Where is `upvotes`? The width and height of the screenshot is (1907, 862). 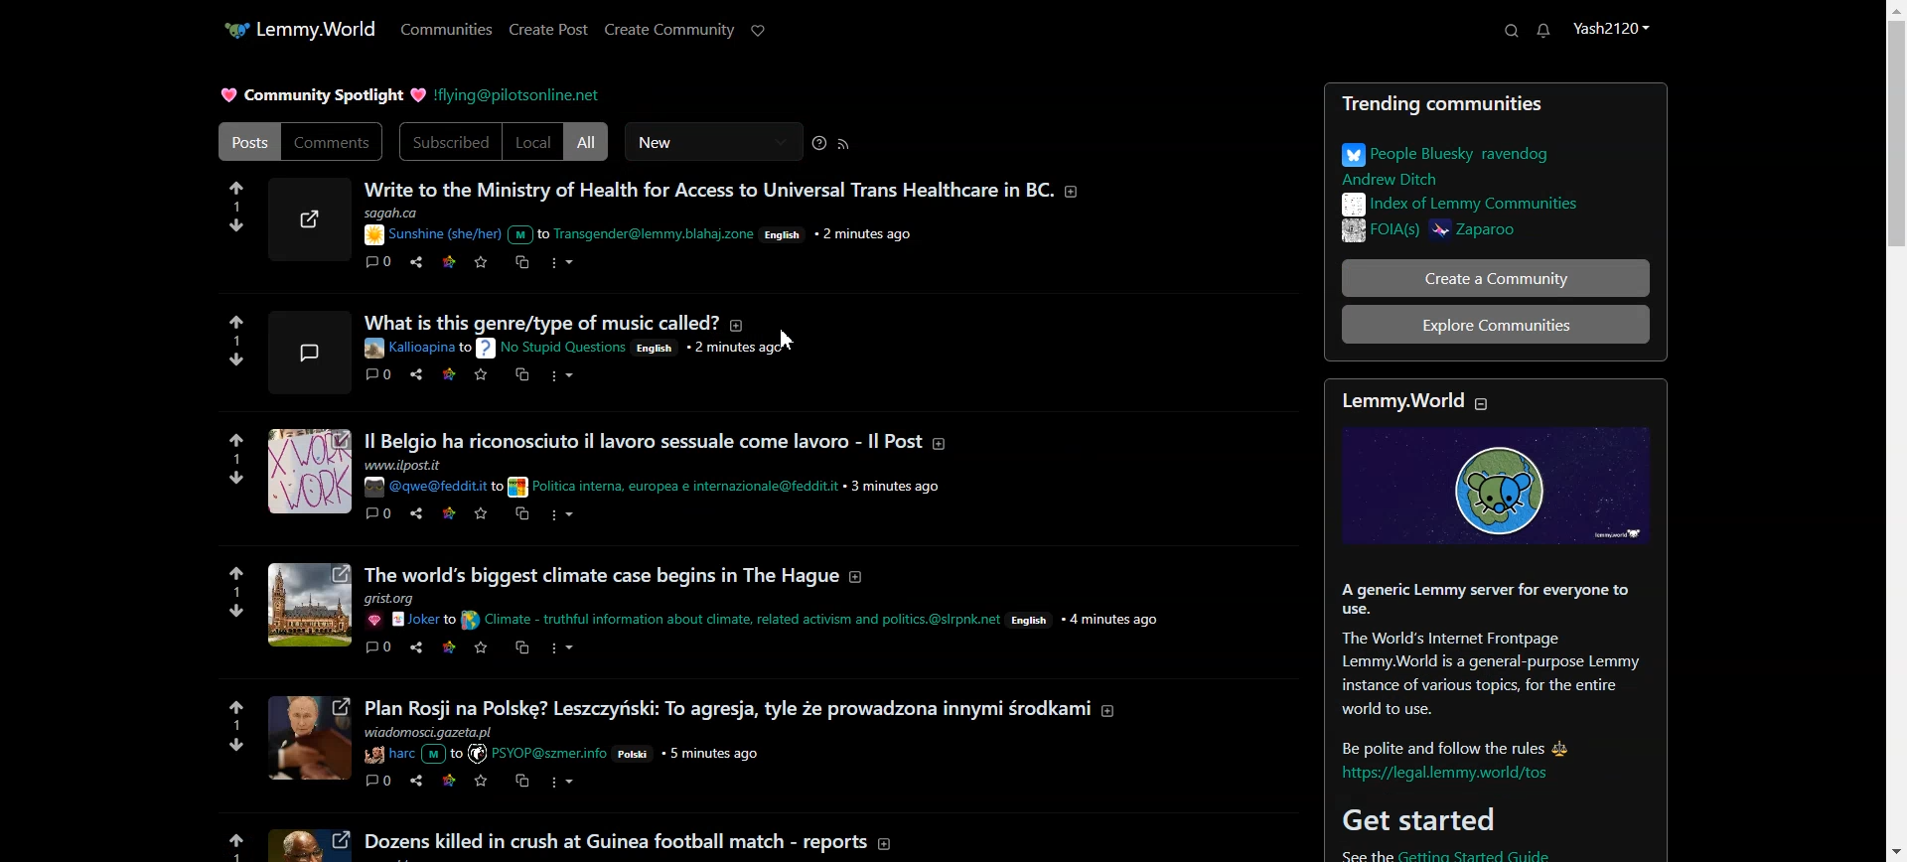
upvotes is located at coordinates (232, 703).